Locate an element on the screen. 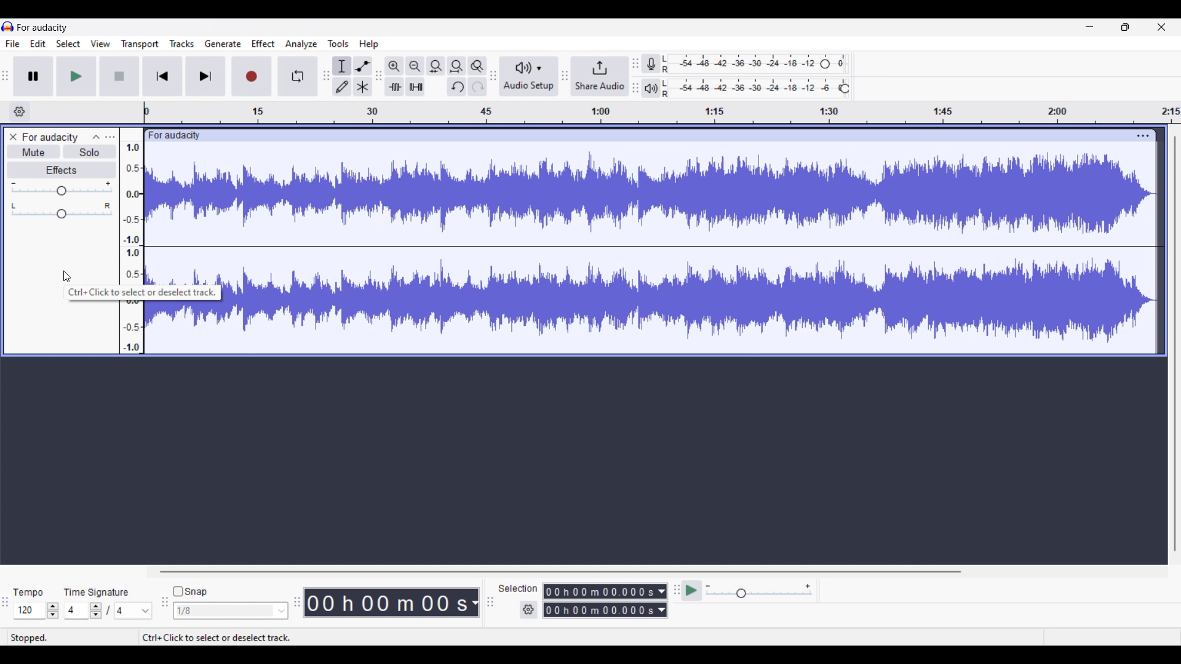 This screenshot has height=664, width=1181. Trim audio outside selection is located at coordinates (394, 87).